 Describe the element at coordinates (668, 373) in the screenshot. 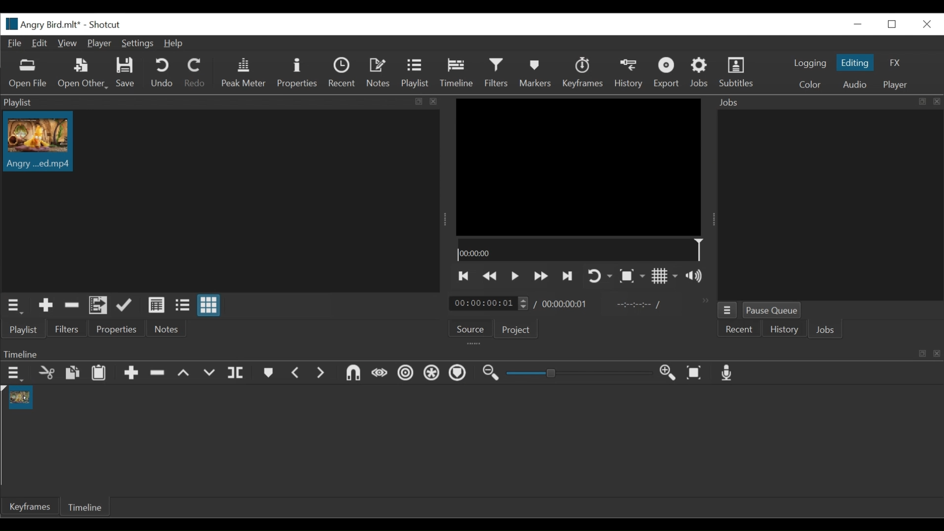

I see `Zoom timeline in` at that location.